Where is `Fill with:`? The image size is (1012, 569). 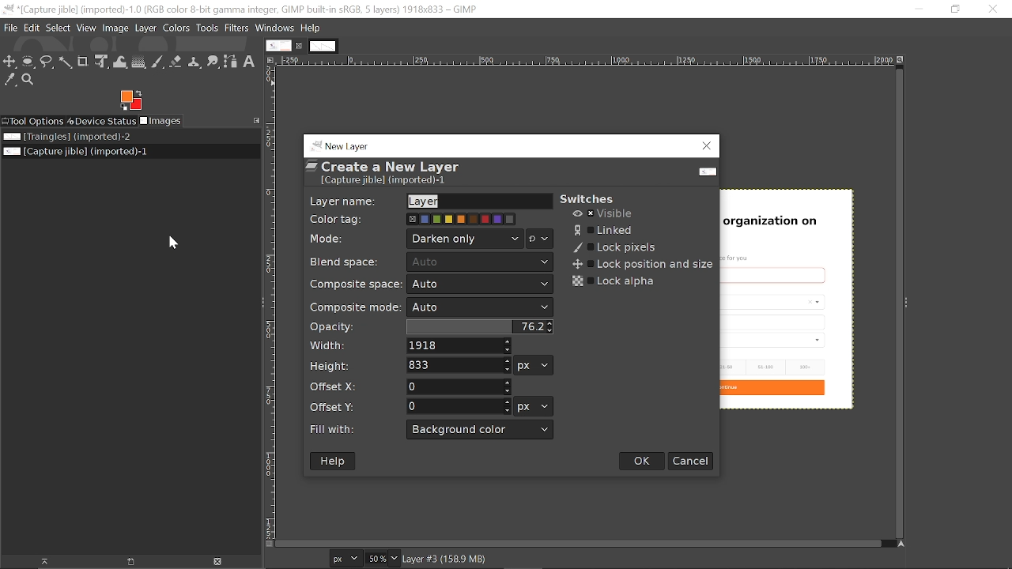
Fill with: is located at coordinates (338, 428).